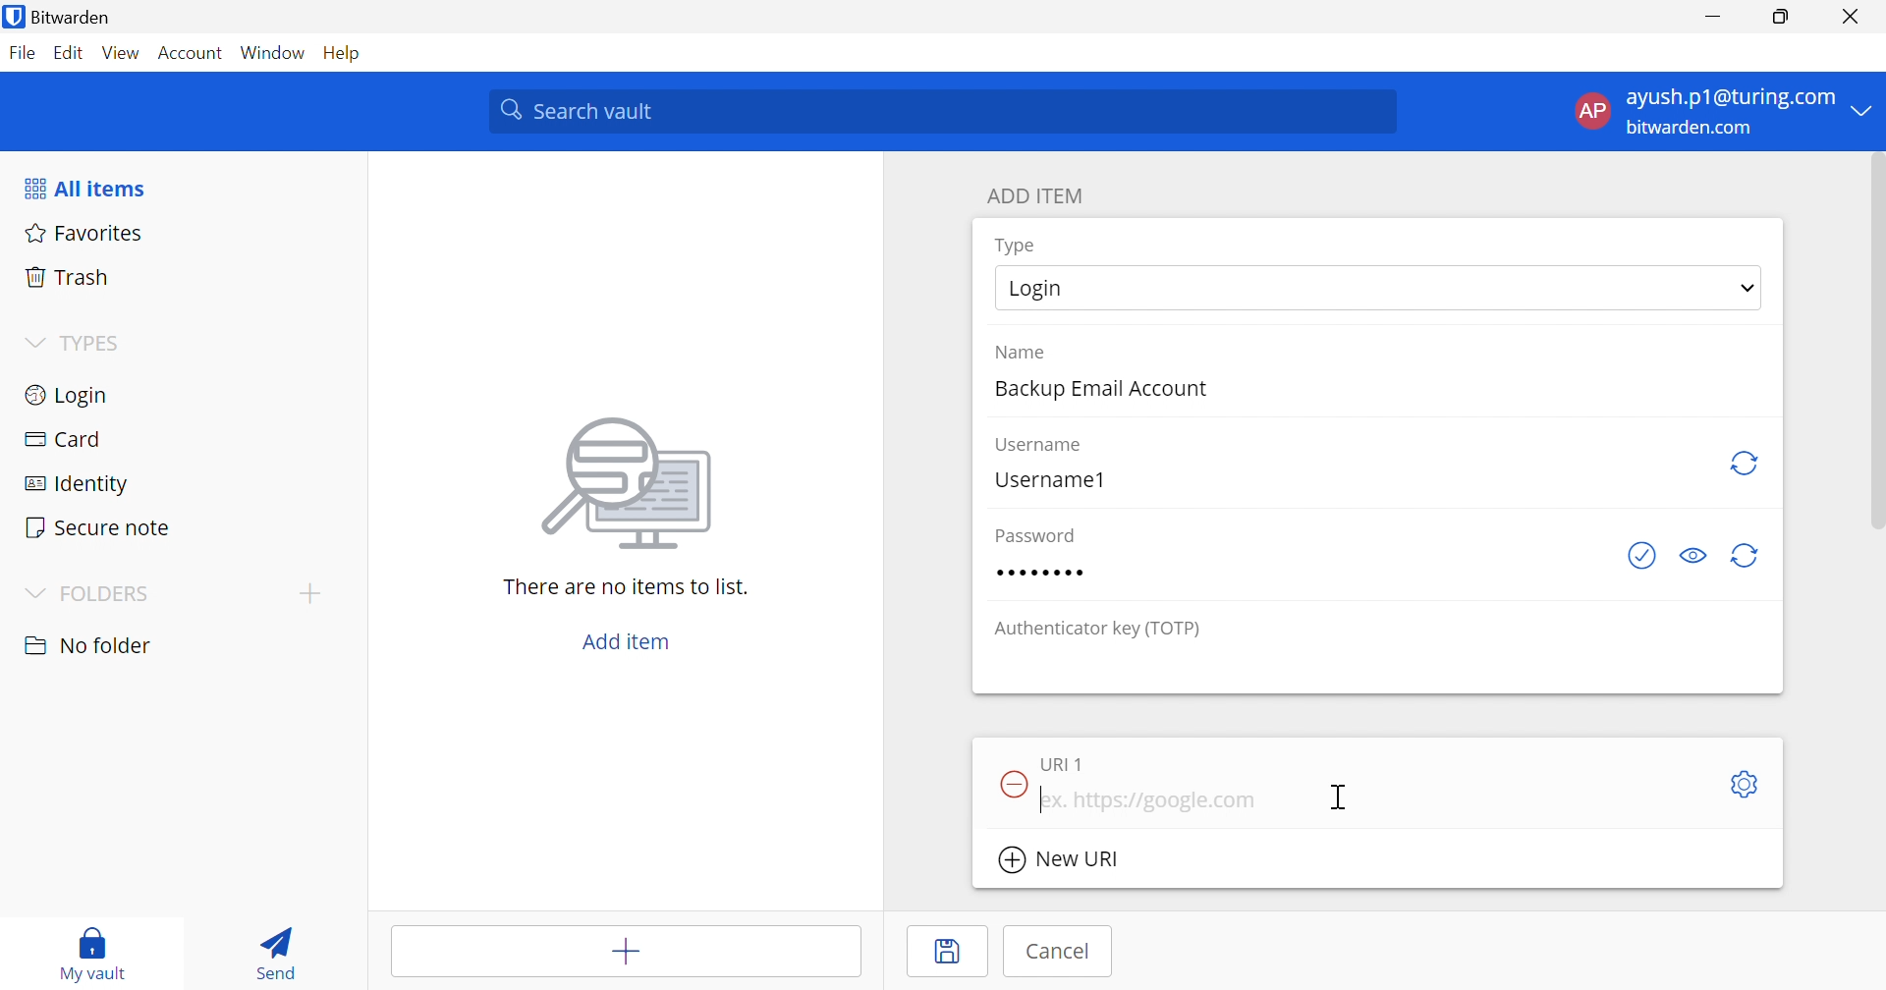  I want to click on Drop down, so click(1747, 288).